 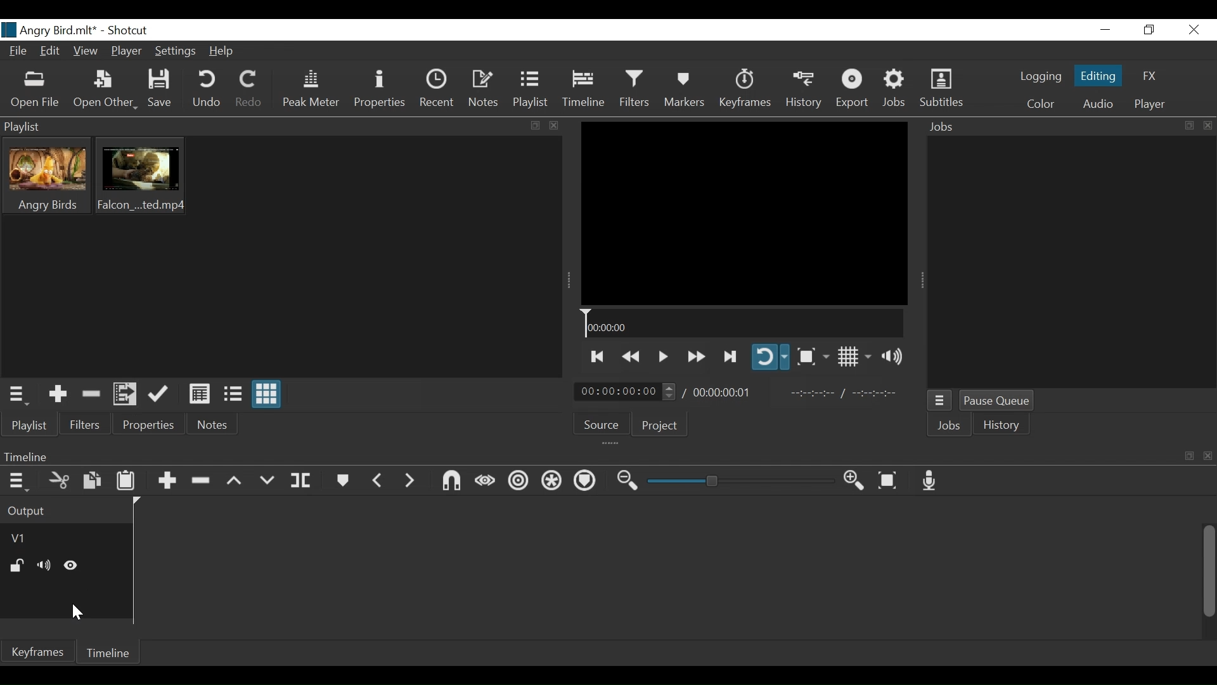 I want to click on , so click(x=1148, y=105).